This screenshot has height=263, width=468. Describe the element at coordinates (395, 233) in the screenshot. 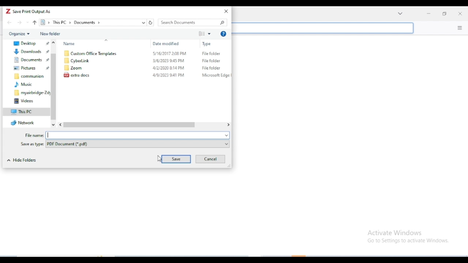

I see `Activate Windows` at that location.